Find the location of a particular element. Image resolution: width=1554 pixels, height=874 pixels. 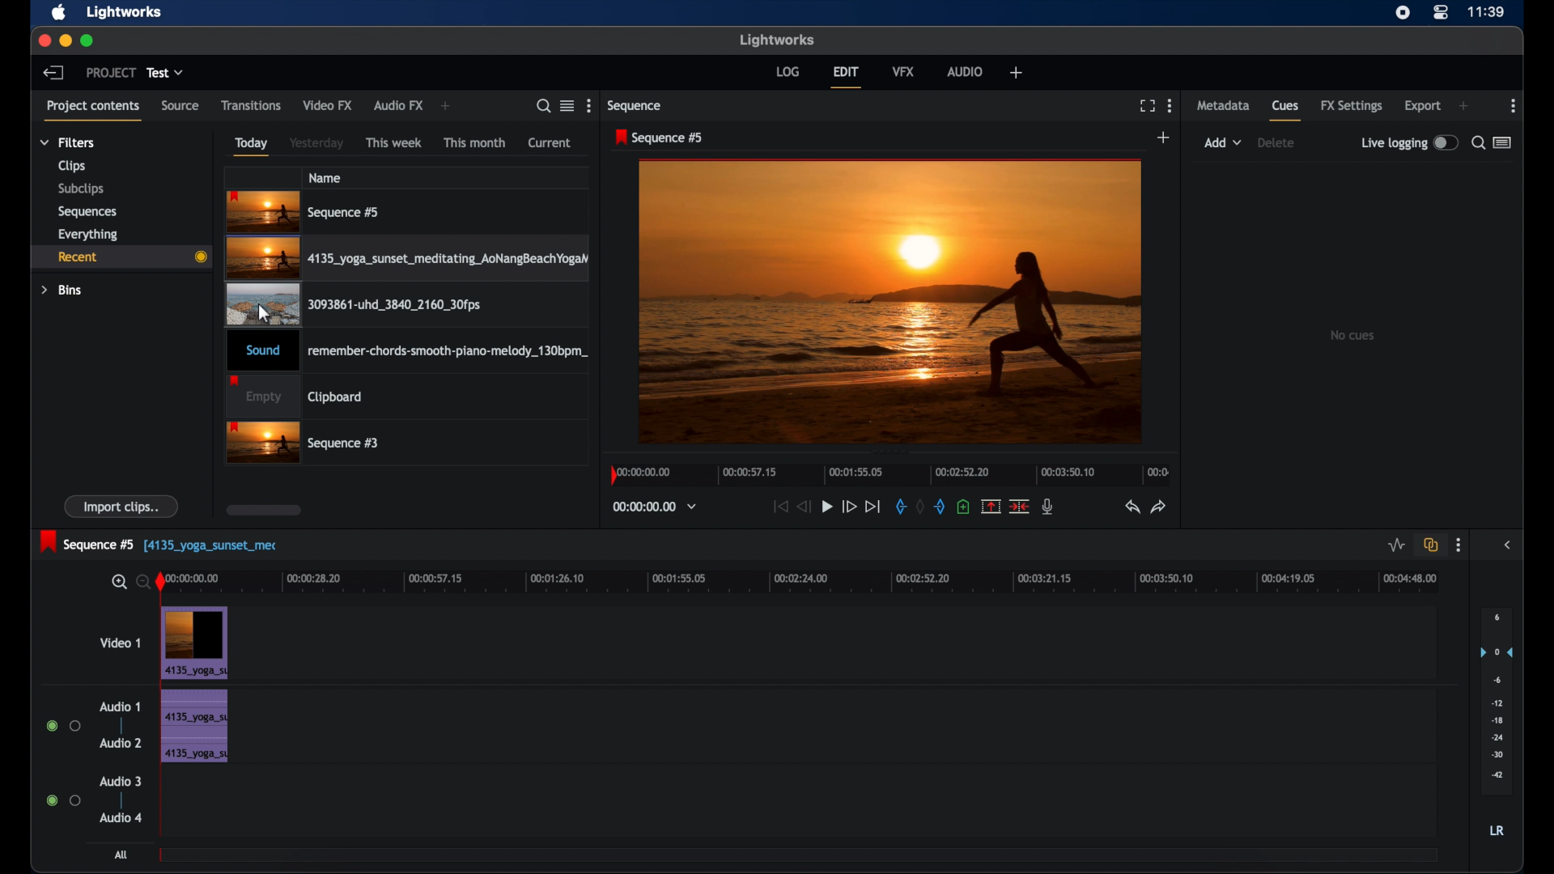

sequence 3 is located at coordinates (304, 443).